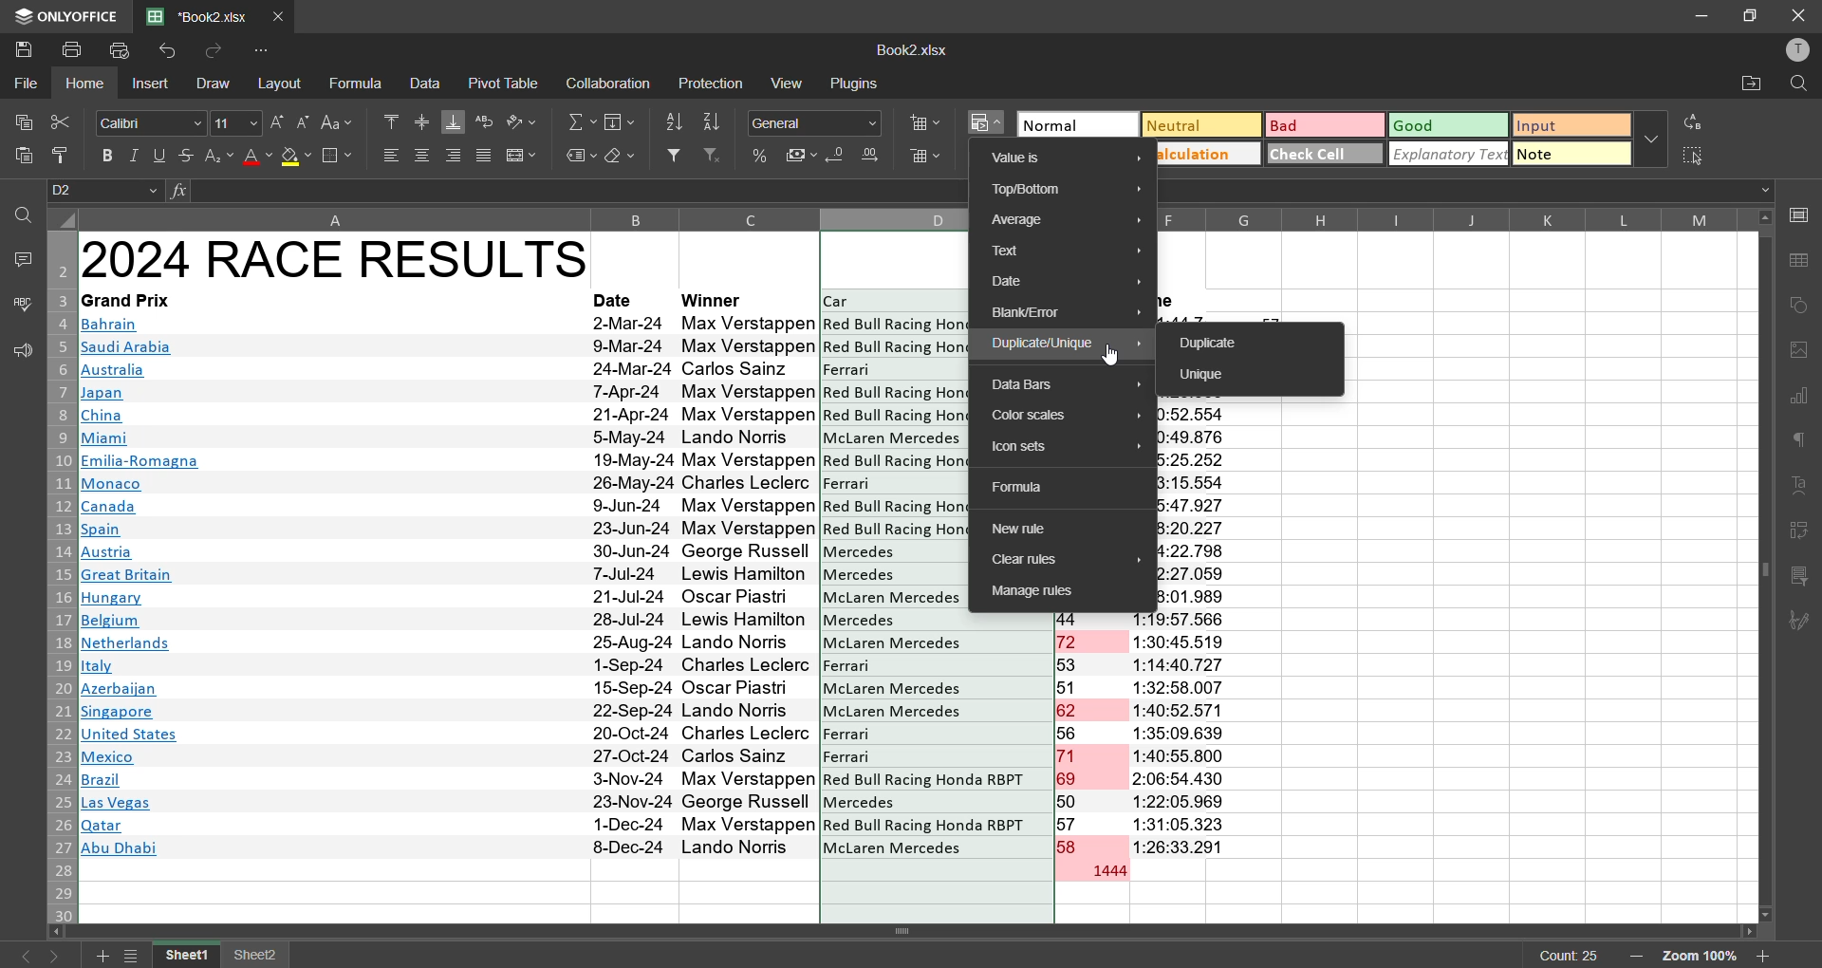 Image resolution: width=1822 pixels, height=968 pixels. Describe the element at coordinates (1067, 383) in the screenshot. I see `data bars` at that location.